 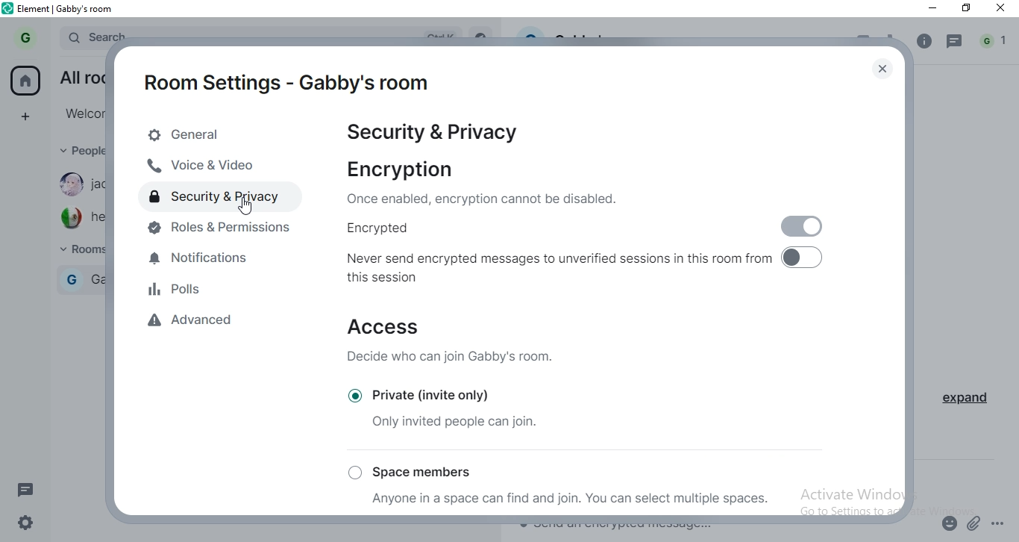 I want to click on Only invited people can join., so click(x=456, y=421).